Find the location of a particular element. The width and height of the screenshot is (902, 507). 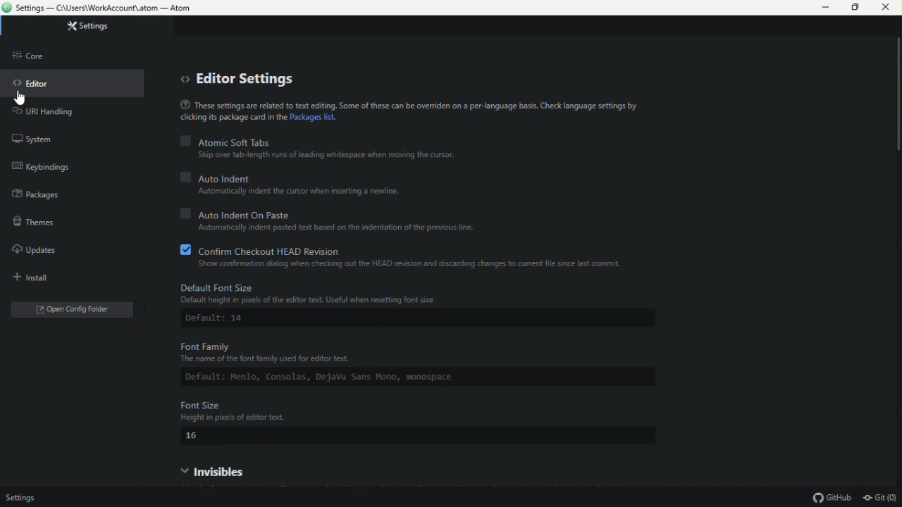

URL handling is located at coordinates (58, 112).